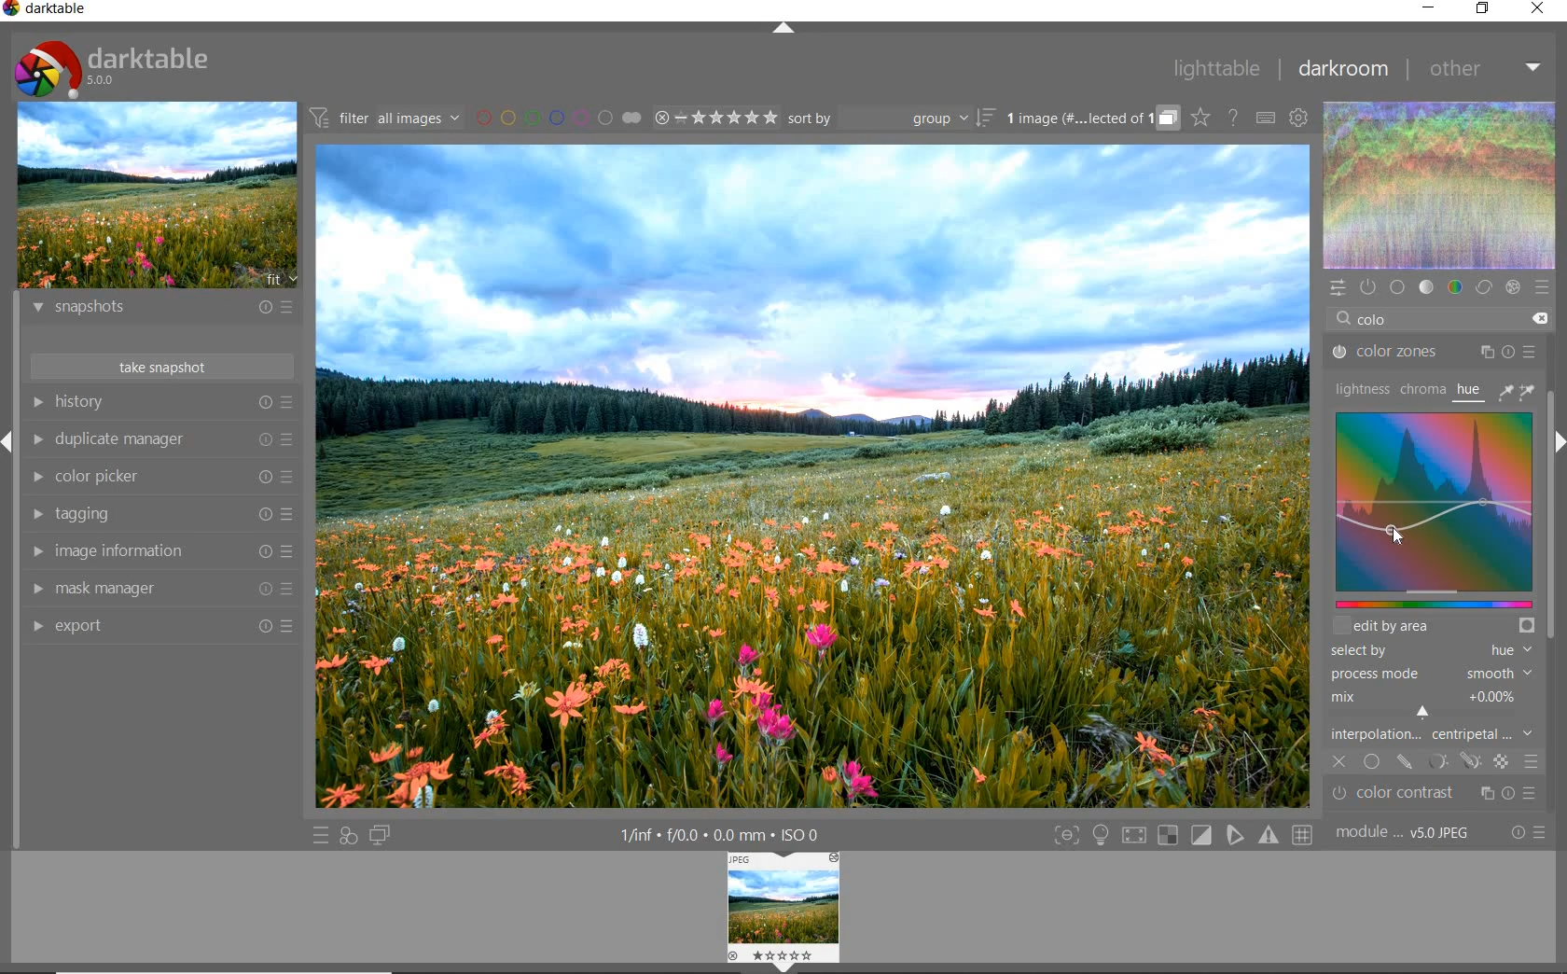 This screenshot has height=974, width=1567. I want to click on off, so click(1340, 759).